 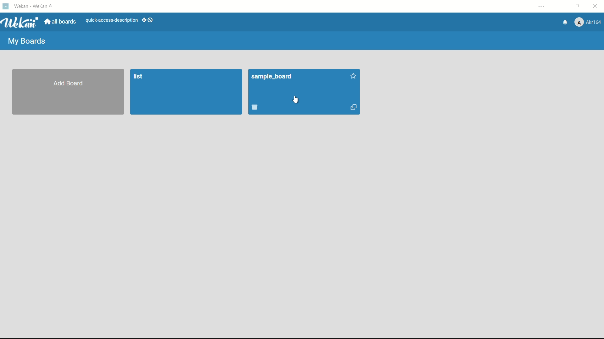 What do you see at coordinates (60, 22) in the screenshot?
I see `all boards` at bounding box center [60, 22].